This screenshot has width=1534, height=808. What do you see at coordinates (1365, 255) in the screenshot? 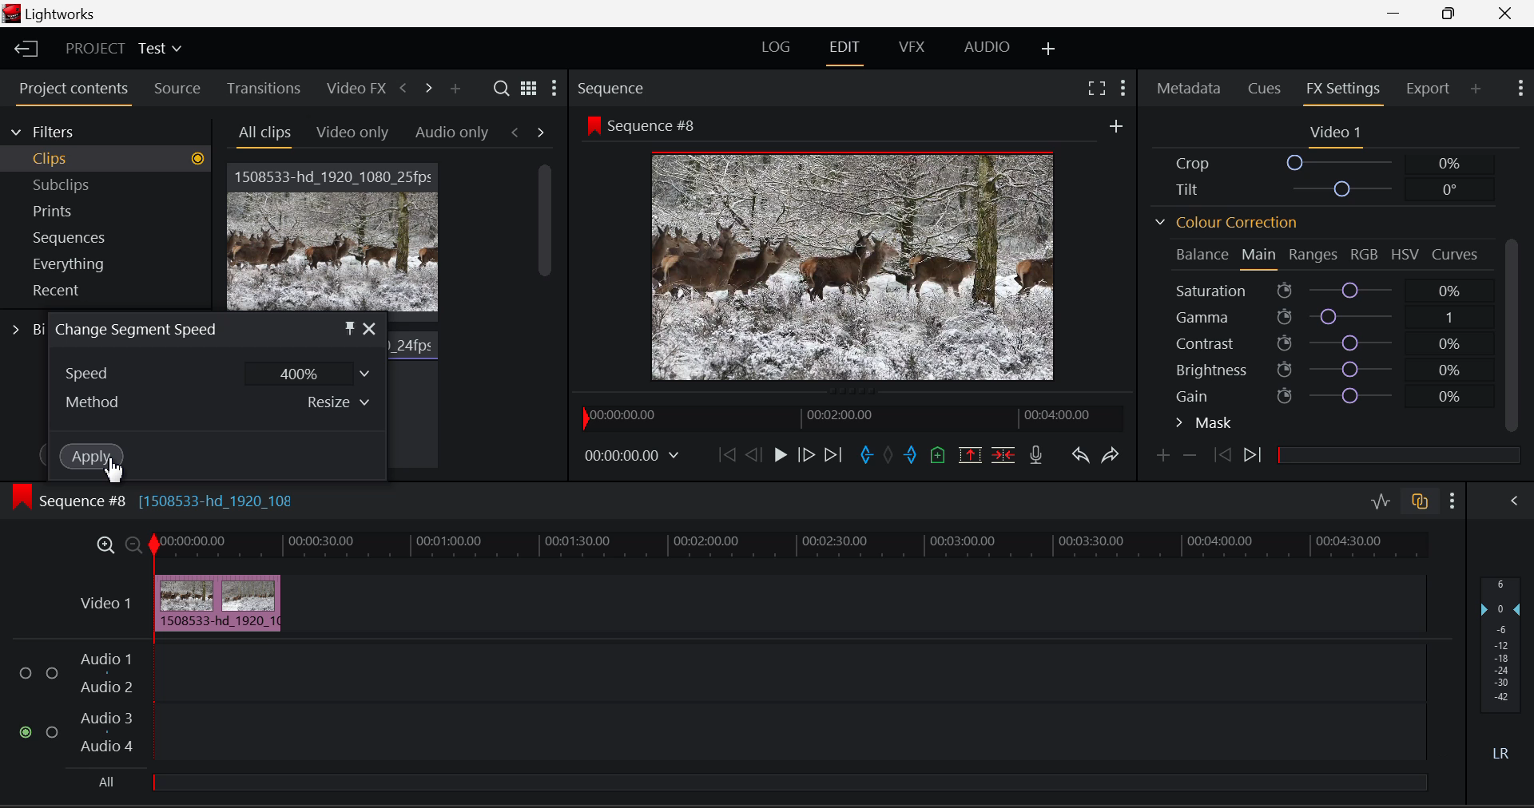
I see `RGB` at bounding box center [1365, 255].